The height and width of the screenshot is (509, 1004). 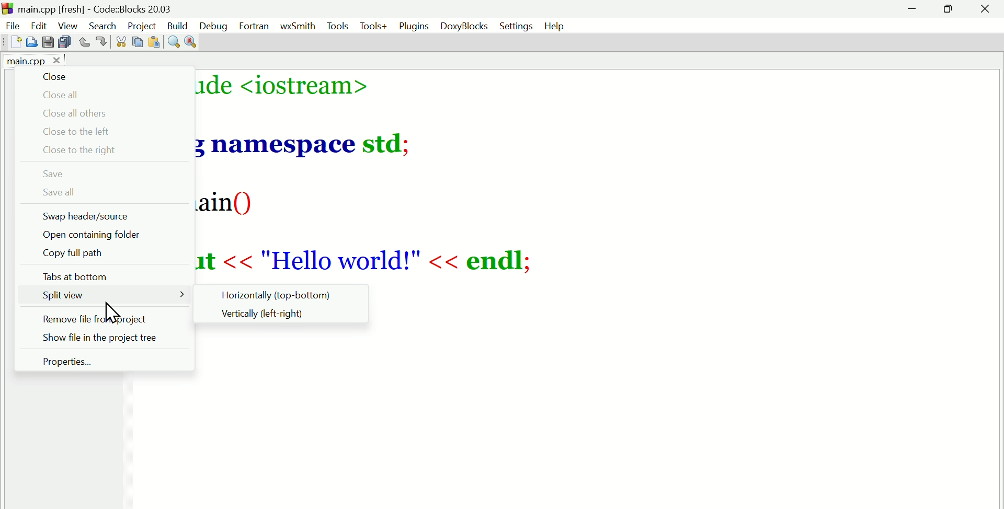 What do you see at coordinates (114, 311) in the screenshot?
I see `cursor` at bounding box center [114, 311].